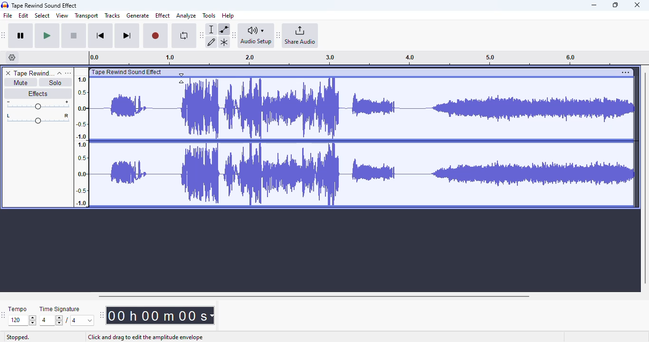  What do you see at coordinates (38, 119) in the screenshot?
I see `Pan left/right` at bounding box center [38, 119].